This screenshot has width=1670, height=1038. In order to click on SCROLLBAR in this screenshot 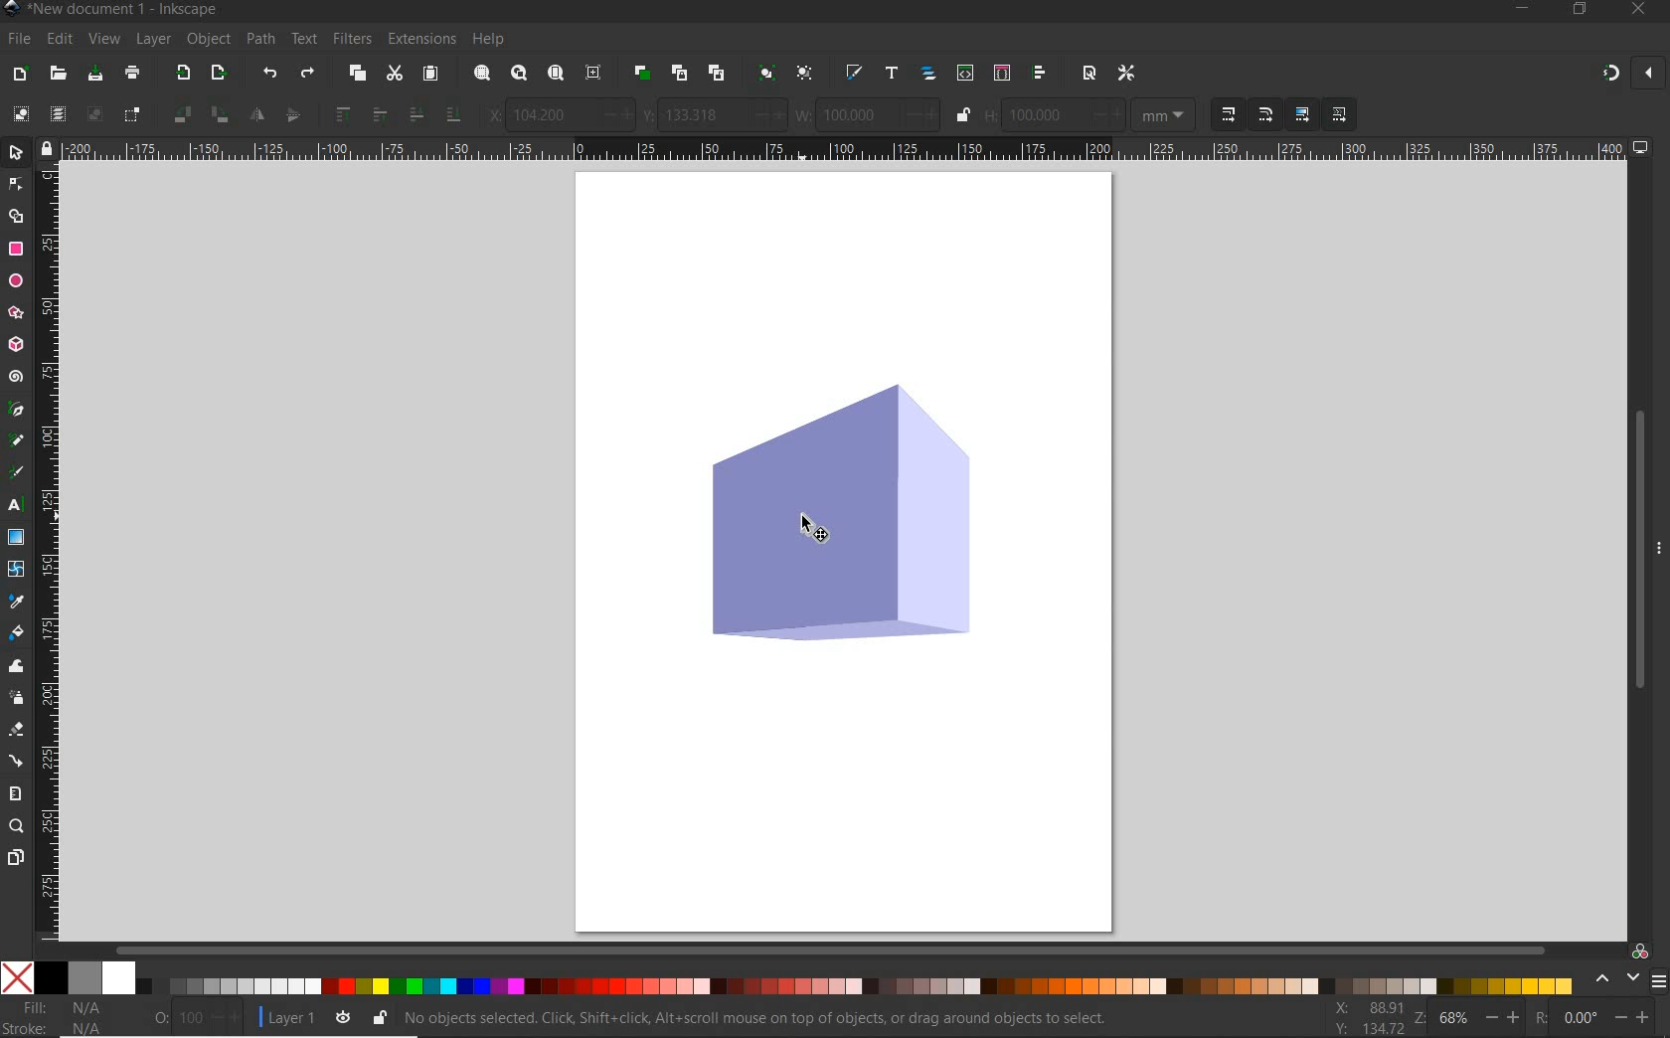, I will do `click(836, 949)`.